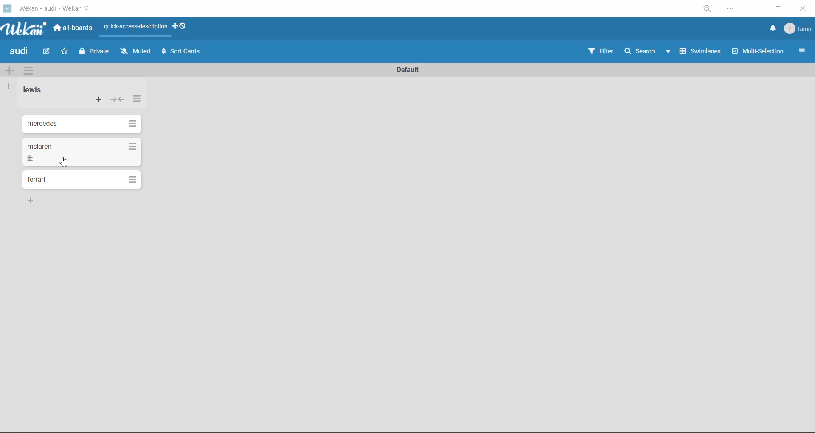  I want to click on cards, so click(81, 152).